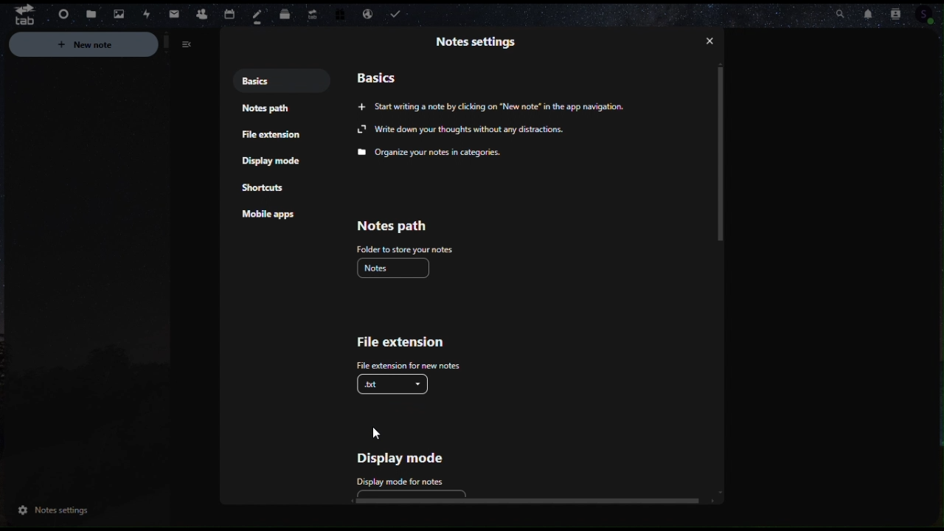 This screenshot has height=531, width=944. Describe the element at coordinates (507, 108) in the screenshot. I see `Writing a note` at that location.